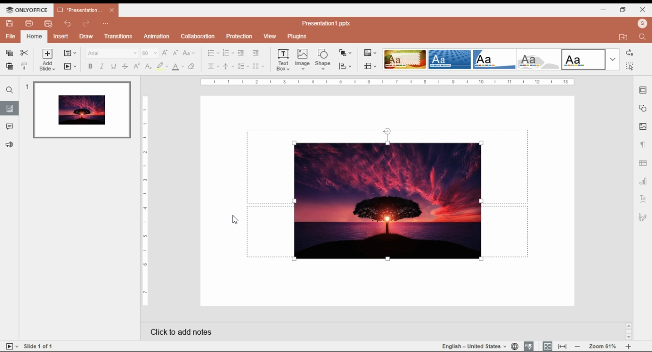 The image size is (652, 352). I want to click on cut, so click(24, 53).